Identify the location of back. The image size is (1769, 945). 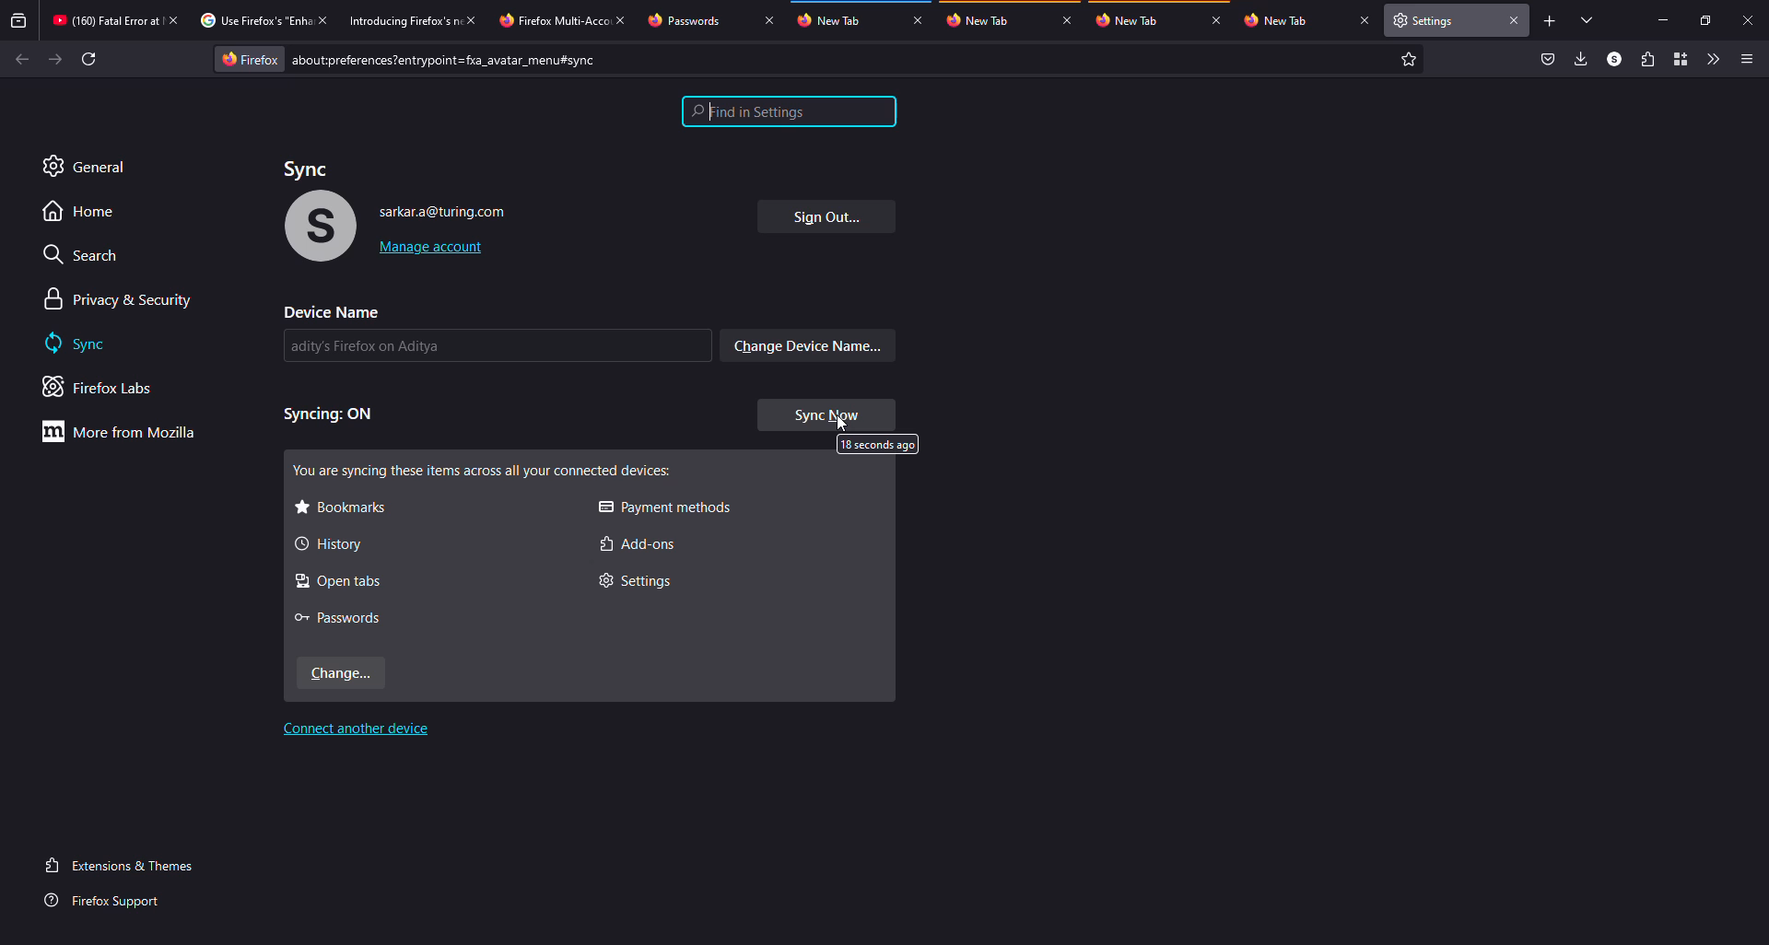
(22, 59).